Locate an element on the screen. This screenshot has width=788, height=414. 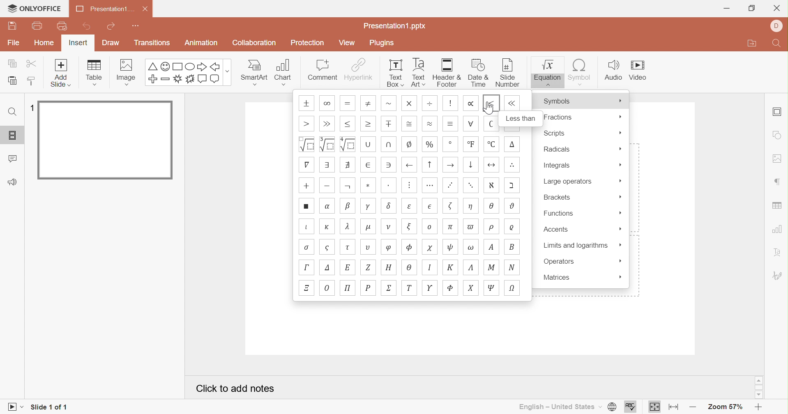
Zoom in is located at coordinates (759, 408).